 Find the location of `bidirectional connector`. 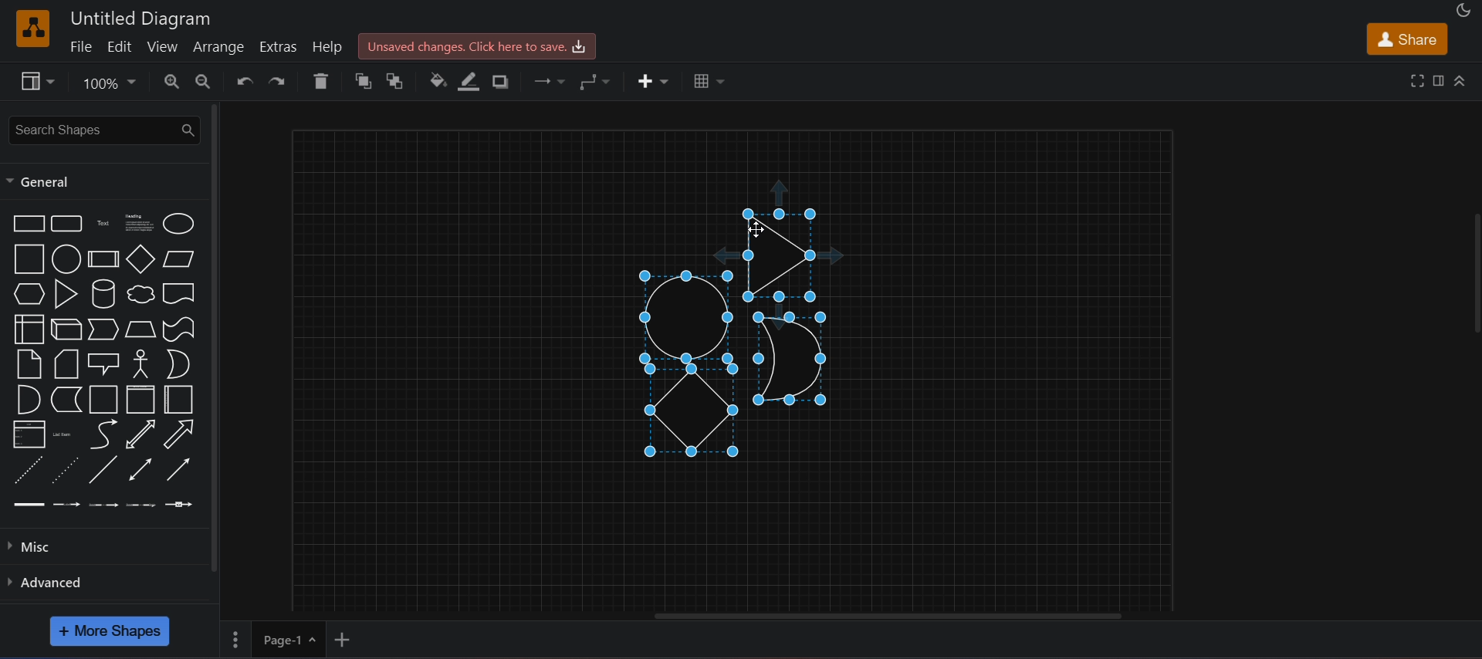

bidirectional connector is located at coordinates (137, 470).